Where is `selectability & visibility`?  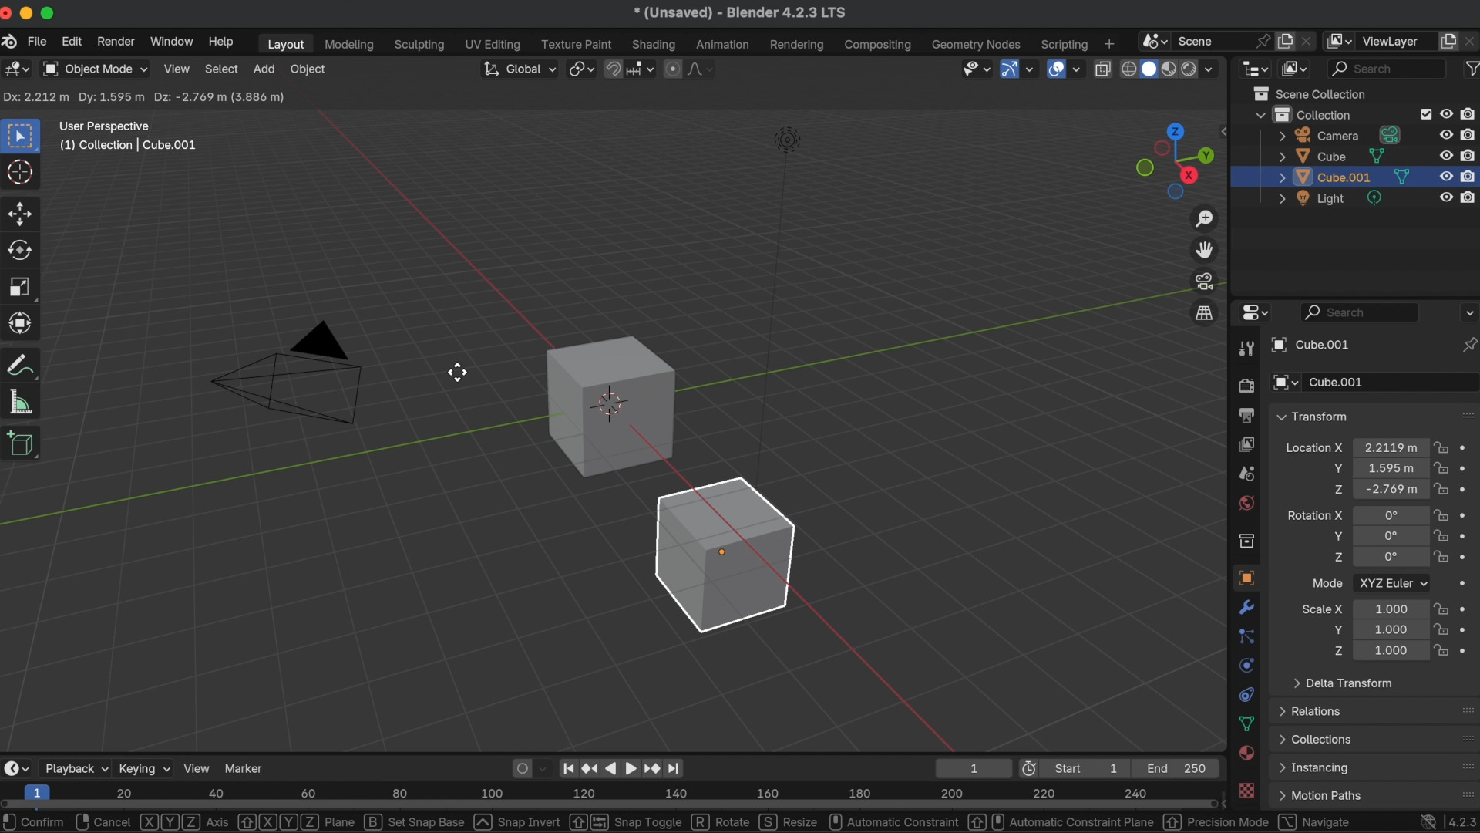 selectability & visibility is located at coordinates (974, 68).